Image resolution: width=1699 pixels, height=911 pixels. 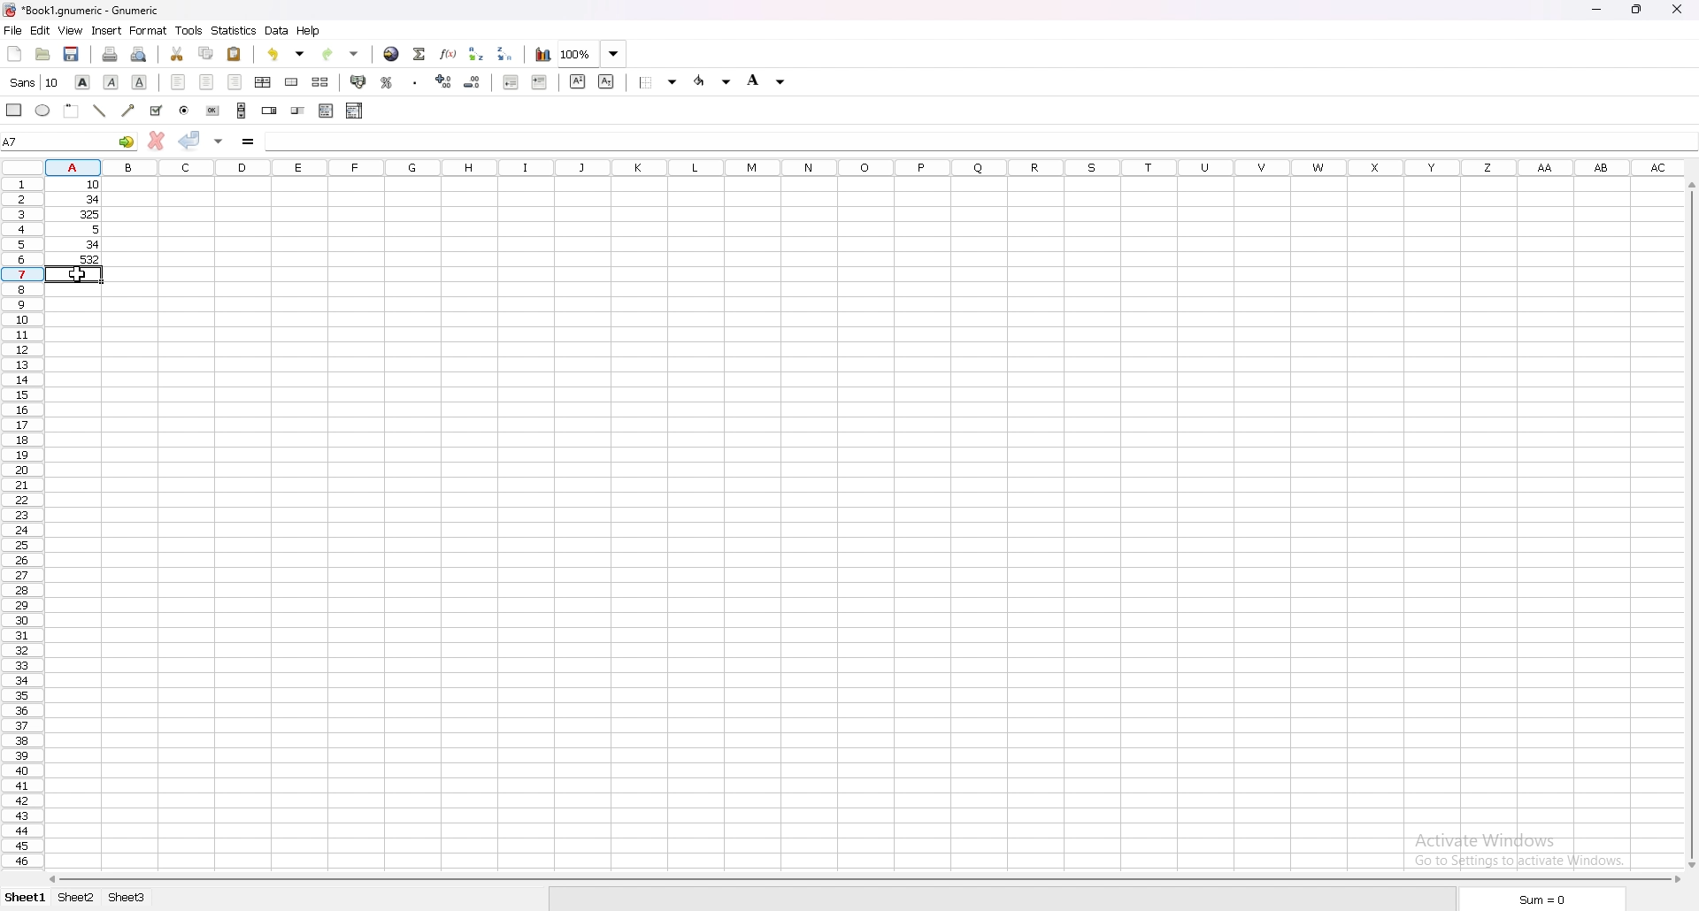 I want to click on increase indent, so click(x=538, y=81).